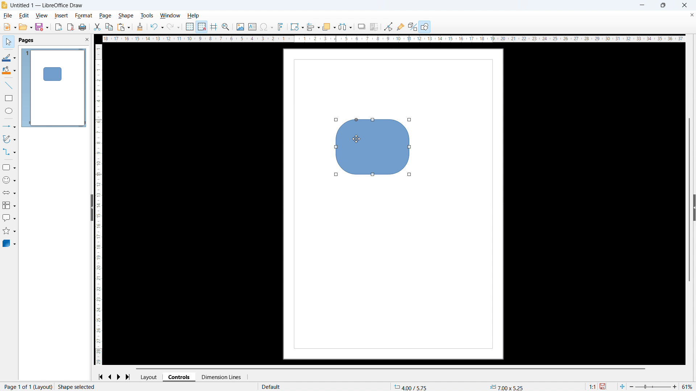 The image size is (696, 391). Describe the element at coordinates (170, 15) in the screenshot. I see `Window ` at that location.